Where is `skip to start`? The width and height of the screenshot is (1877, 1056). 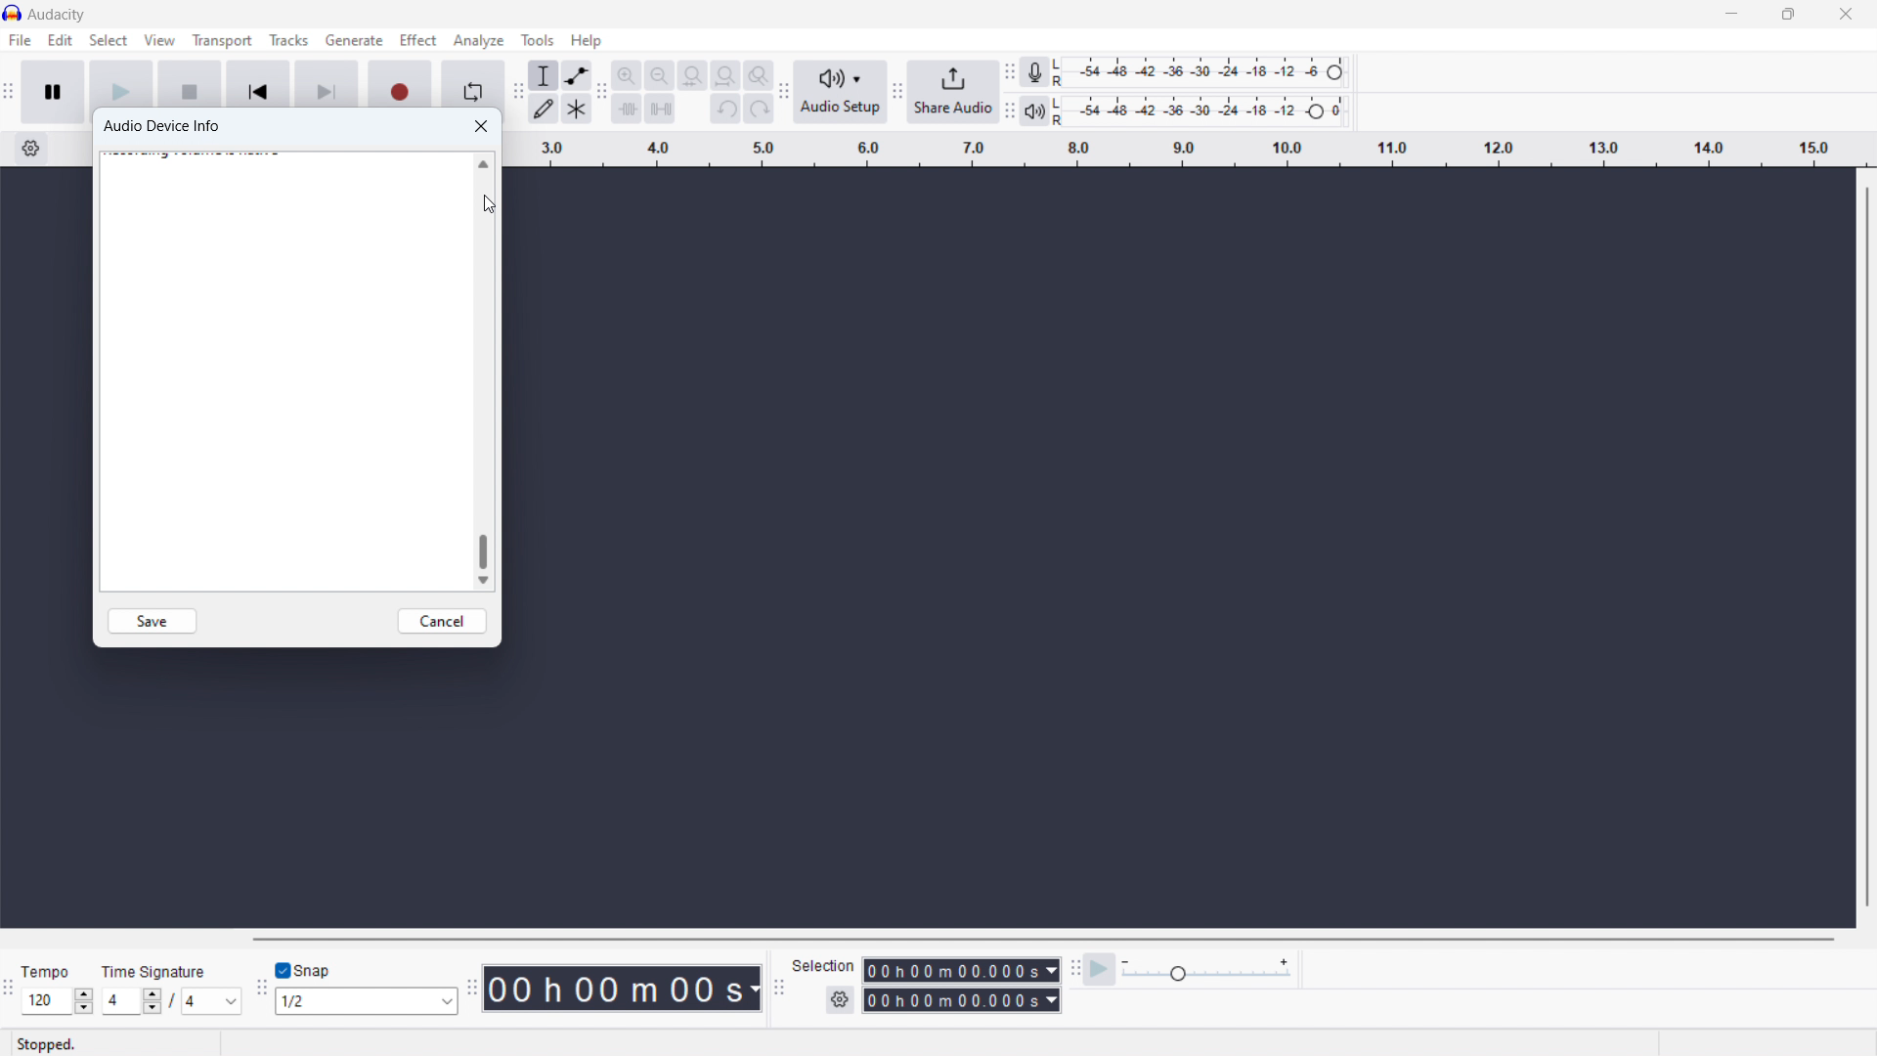 skip to start is located at coordinates (259, 82).